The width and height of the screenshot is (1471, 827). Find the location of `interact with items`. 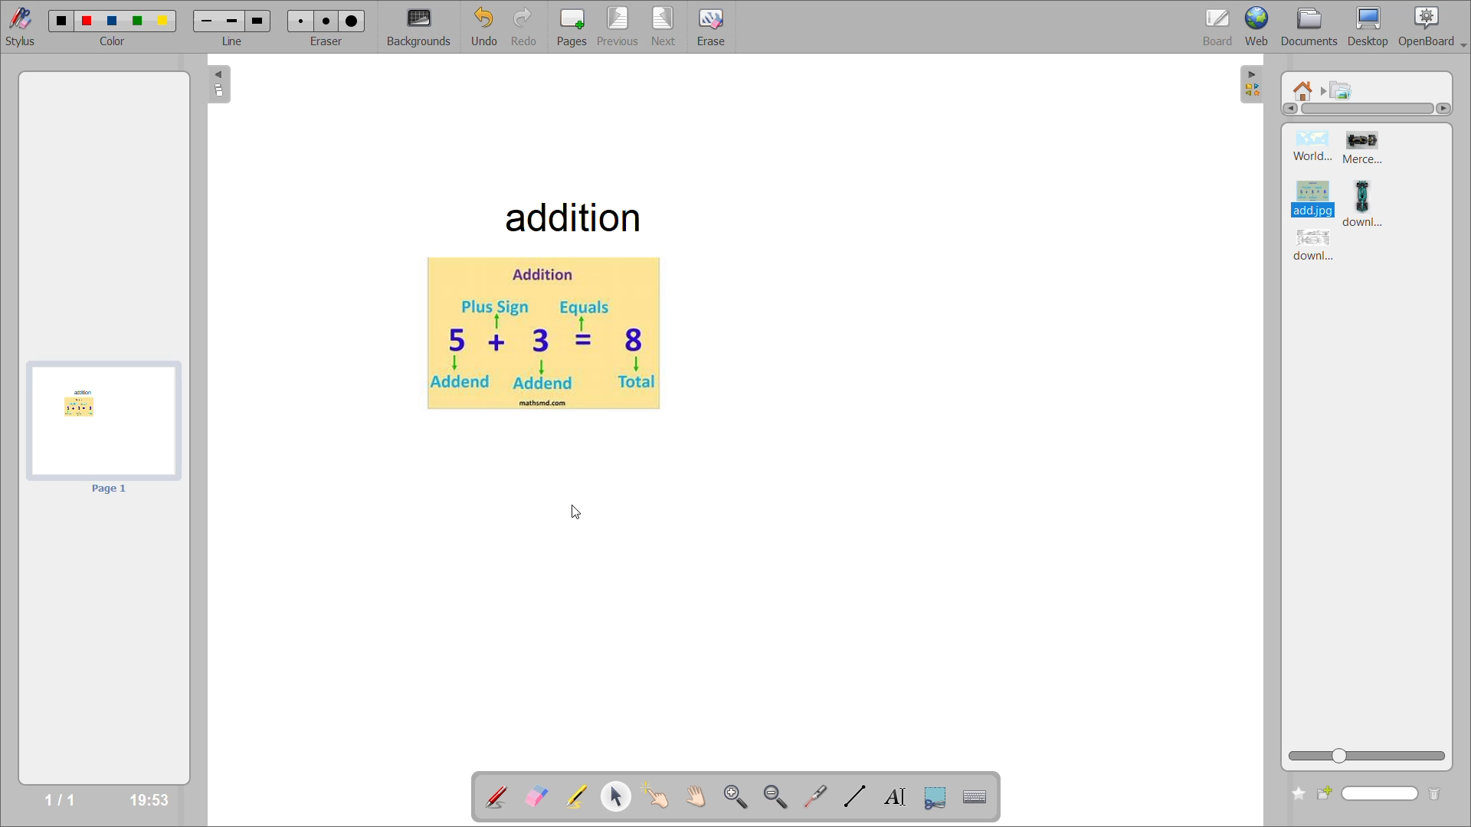

interact with items is located at coordinates (661, 797).